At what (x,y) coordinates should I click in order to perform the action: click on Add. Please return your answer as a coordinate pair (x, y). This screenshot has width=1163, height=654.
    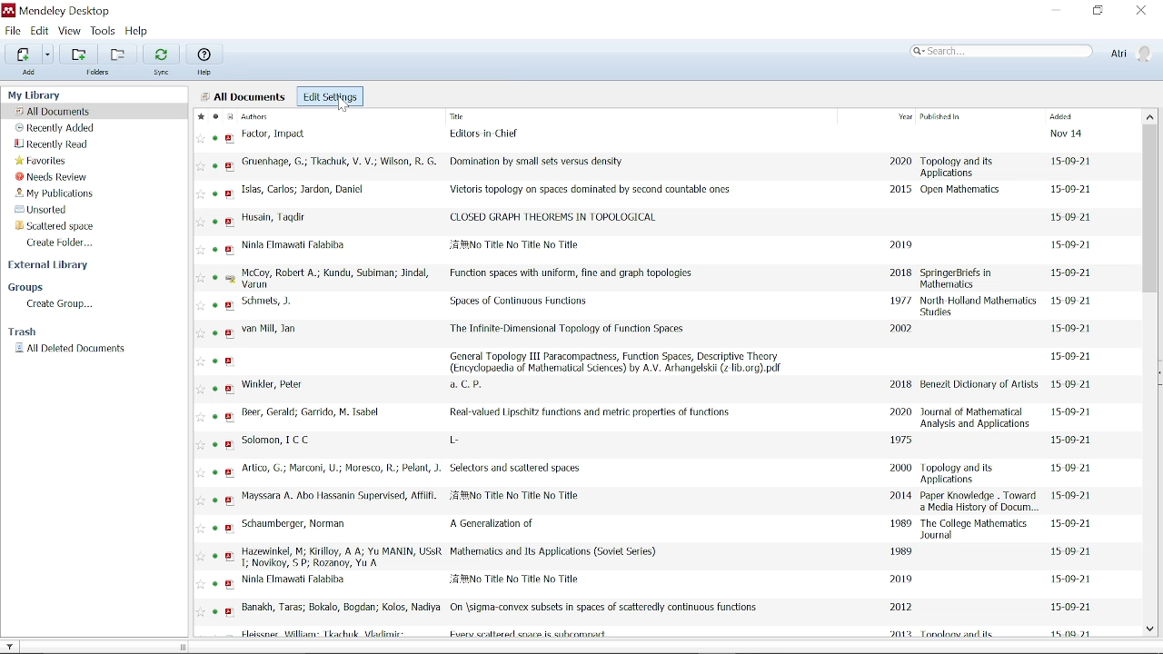
    Looking at the image, I should click on (31, 75).